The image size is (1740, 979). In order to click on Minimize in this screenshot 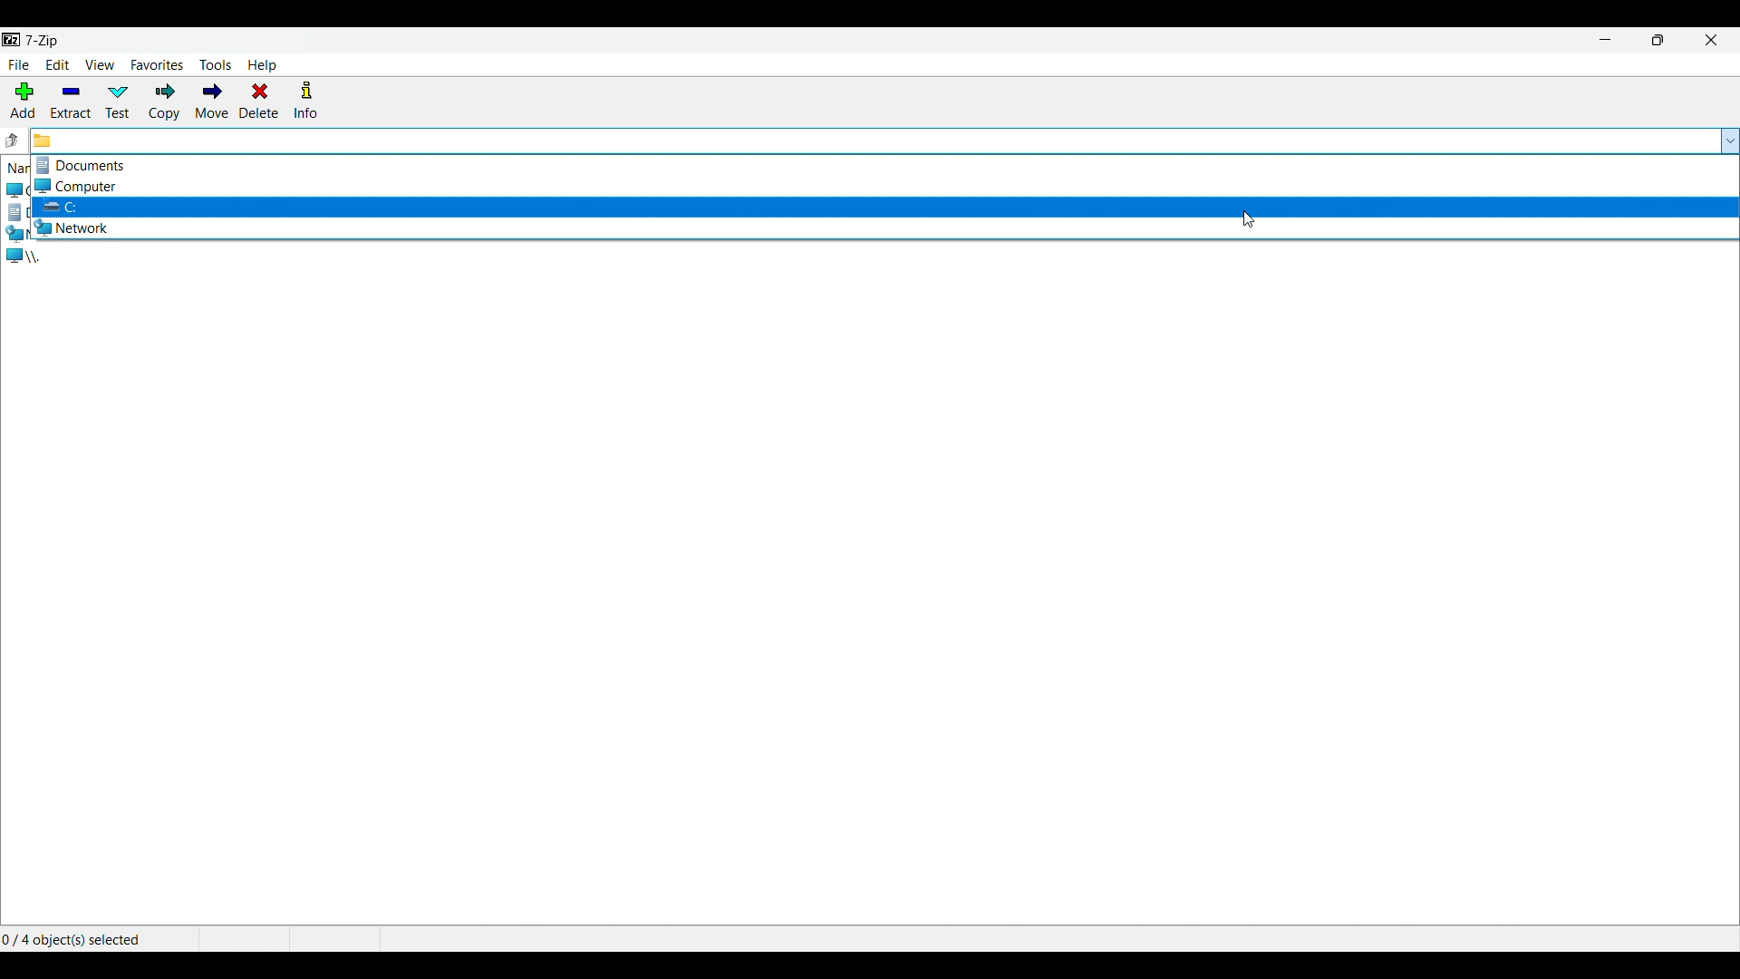, I will do `click(1605, 39)`.